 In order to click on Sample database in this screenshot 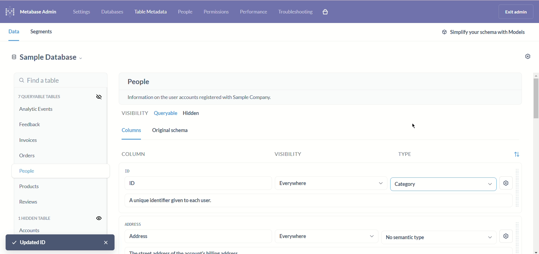, I will do `click(47, 57)`.